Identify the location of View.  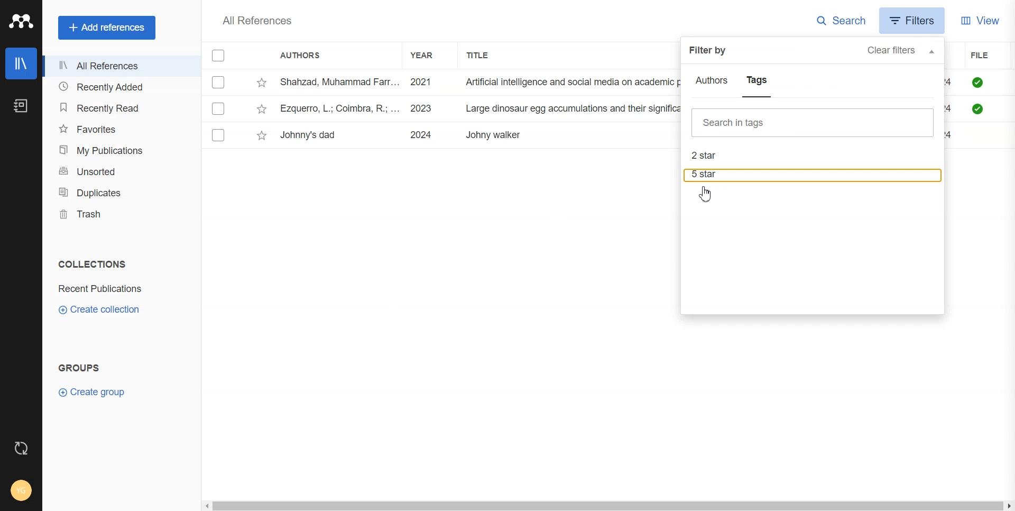
(980, 20).